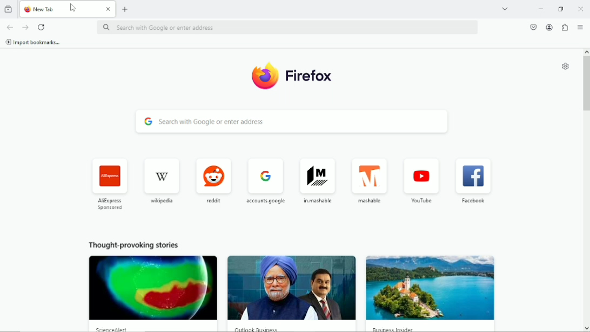 The height and width of the screenshot is (332, 590). What do you see at coordinates (32, 42) in the screenshot?
I see `import bookmarks` at bounding box center [32, 42].